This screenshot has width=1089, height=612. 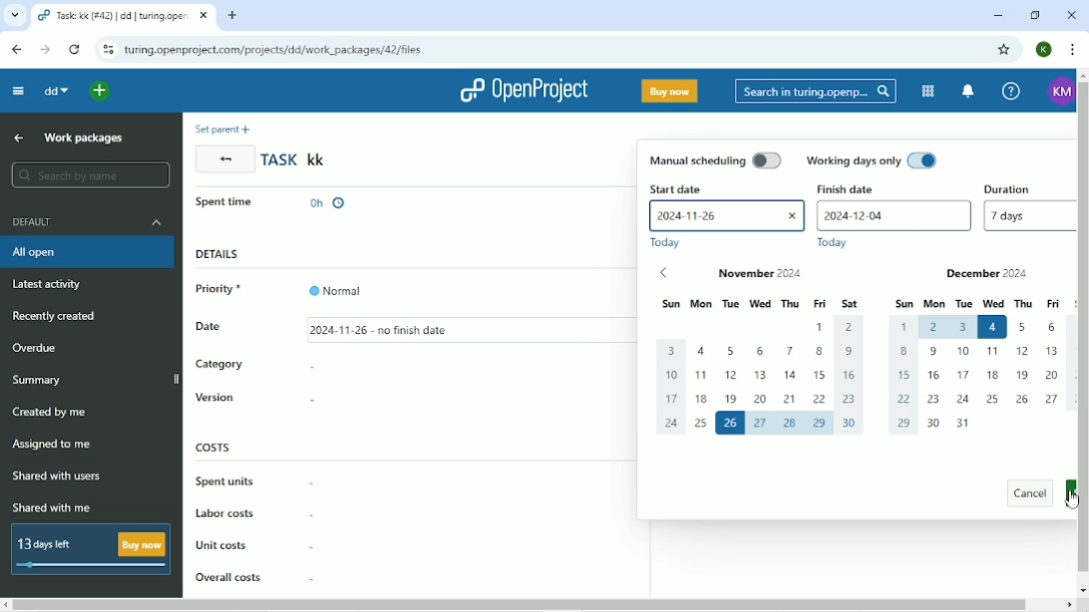 What do you see at coordinates (19, 138) in the screenshot?
I see `Up` at bounding box center [19, 138].